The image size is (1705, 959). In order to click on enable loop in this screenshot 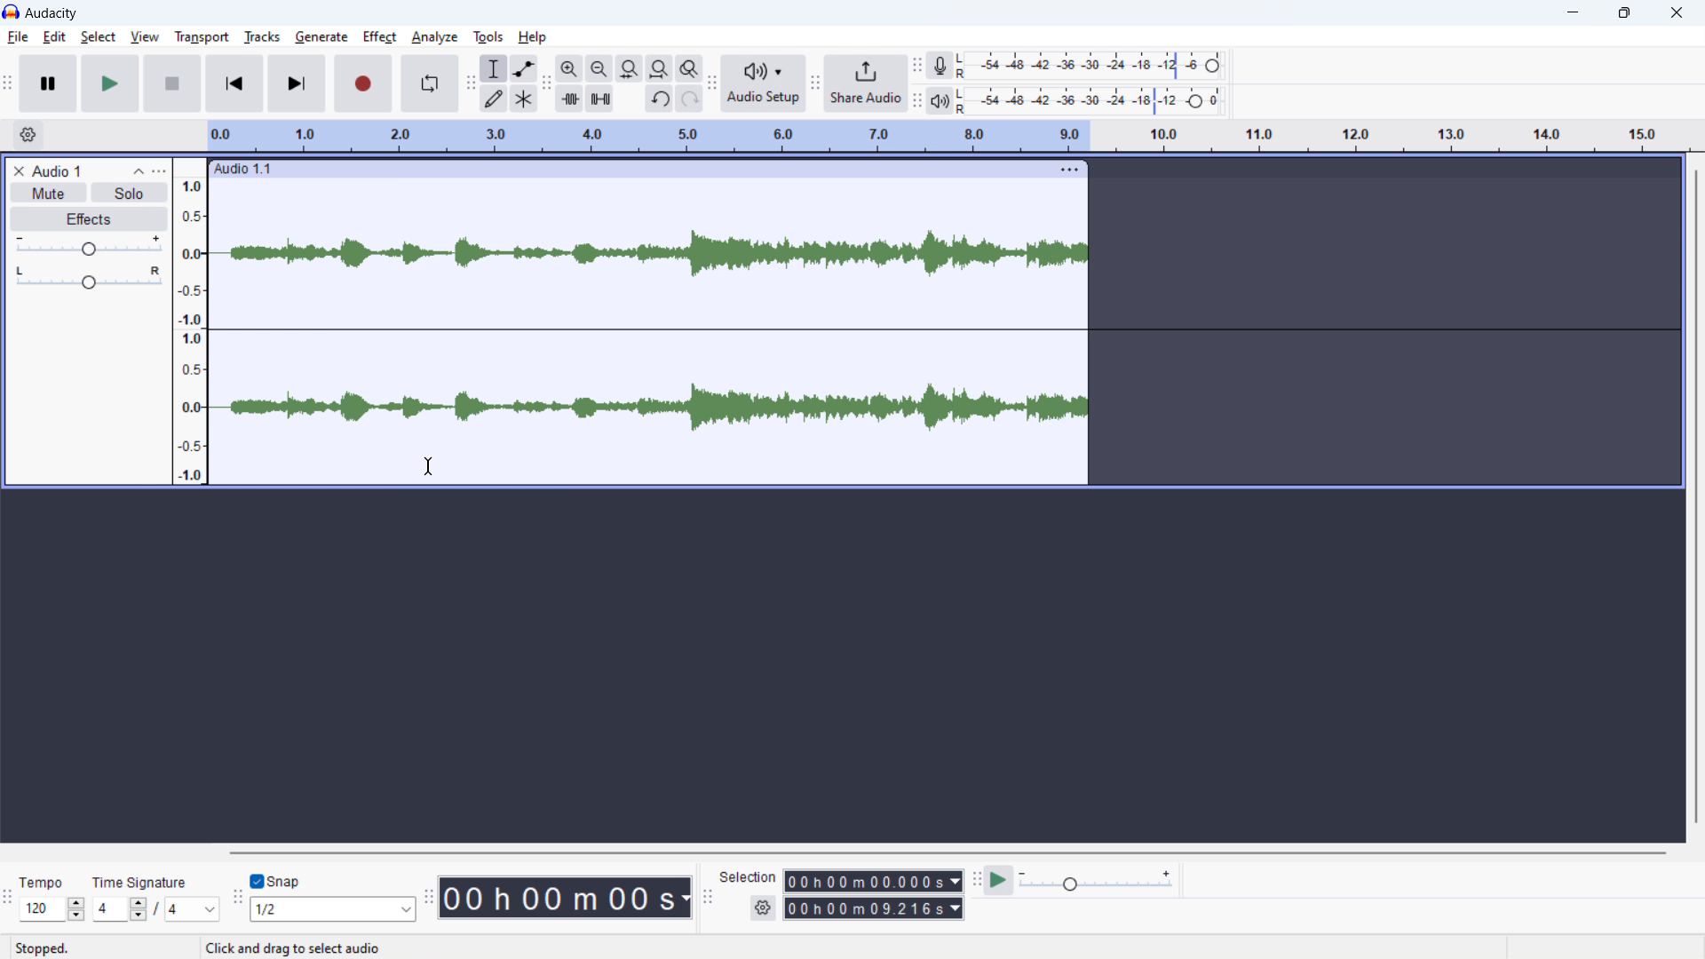, I will do `click(428, 83)`.